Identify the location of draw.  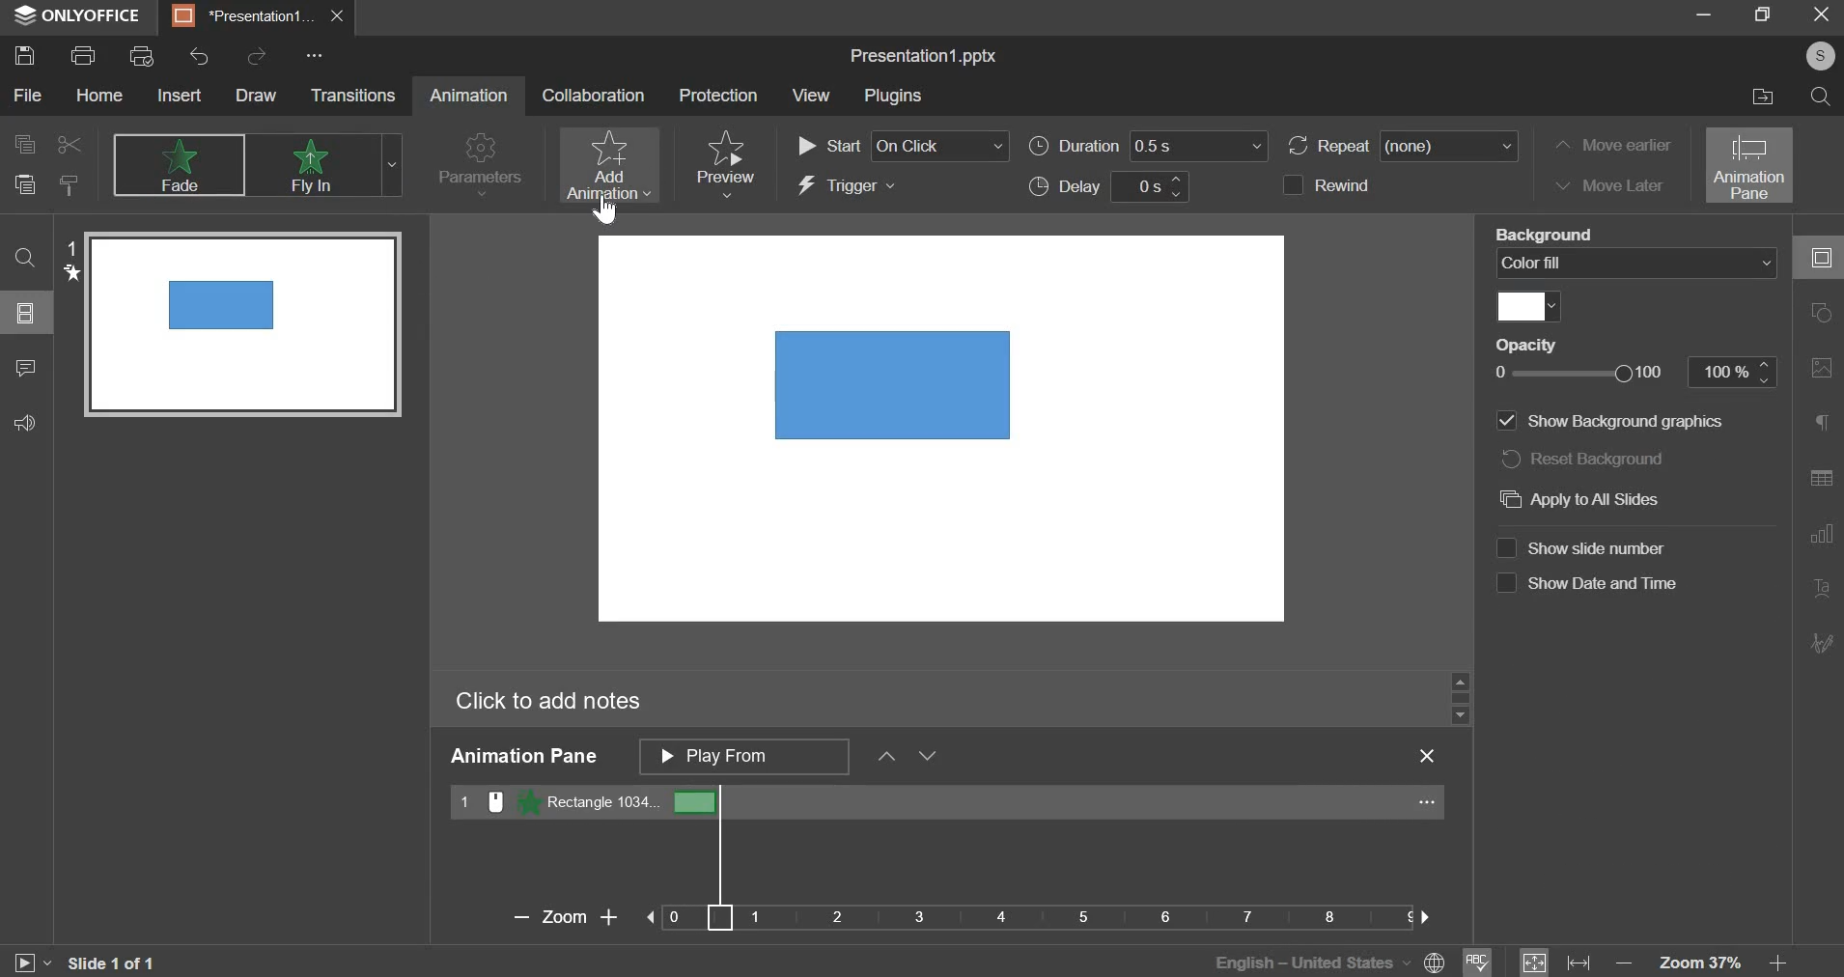
(262, 96).